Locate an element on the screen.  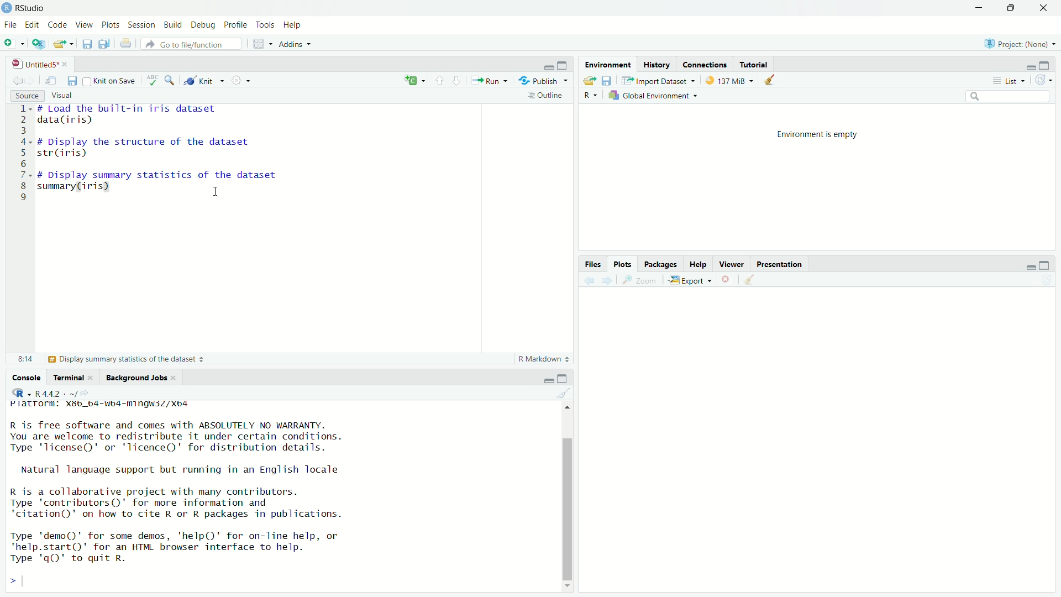
Cursor is located at coordinates (214, 188).